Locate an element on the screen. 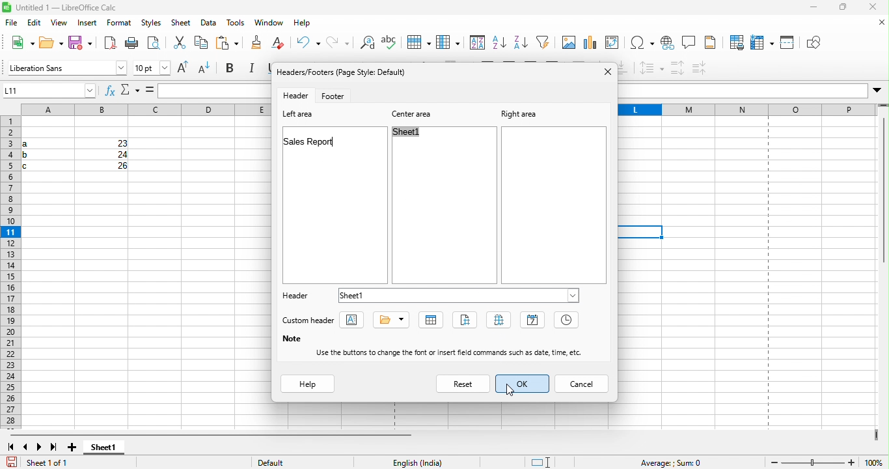 This screenshot has width=889, height=469. image is located at coordinates (543, 43).